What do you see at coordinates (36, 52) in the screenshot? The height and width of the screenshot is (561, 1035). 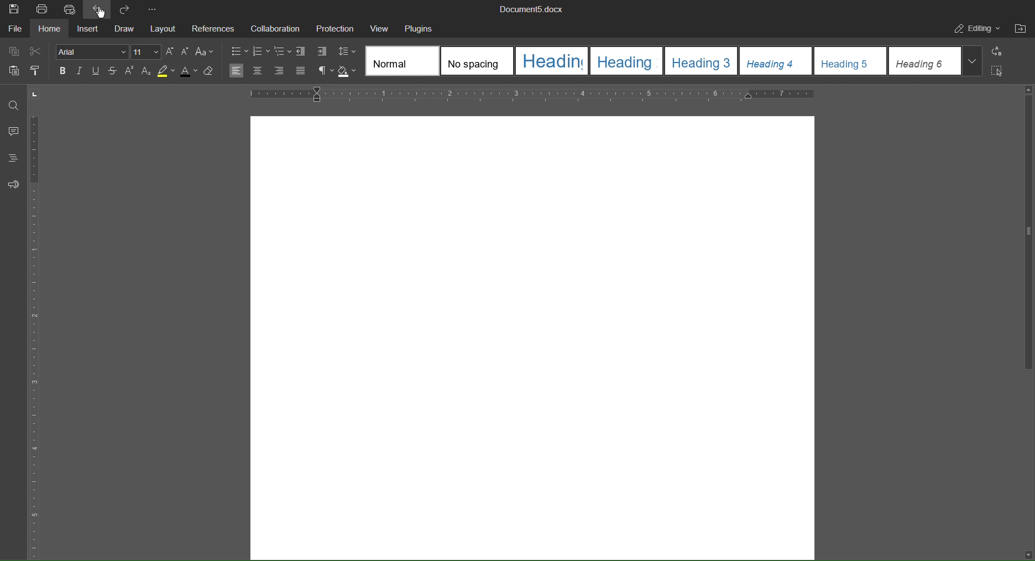 I see `Cut` at bounding box center [36, 52].